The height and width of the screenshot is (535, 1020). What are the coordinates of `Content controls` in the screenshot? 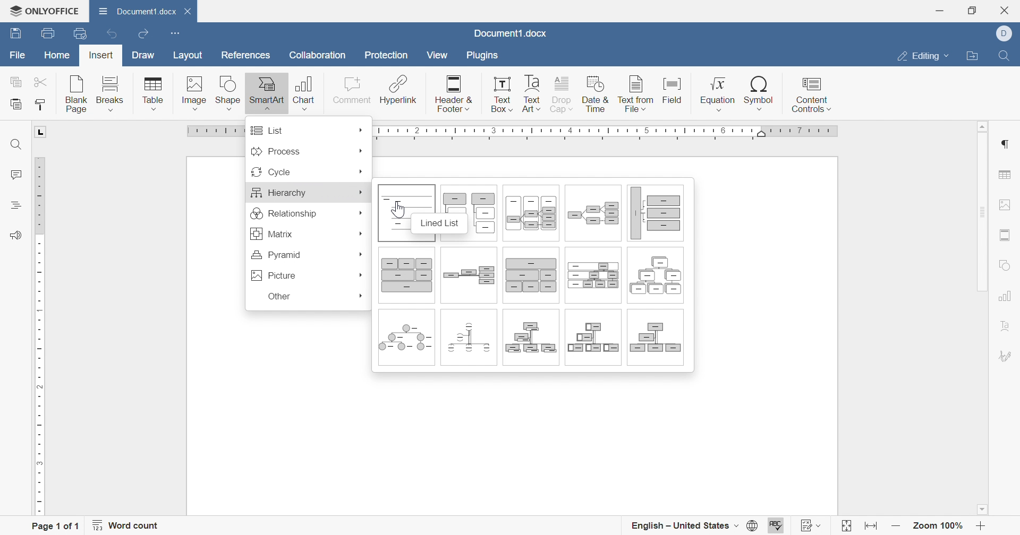 It's located at (814, 95).